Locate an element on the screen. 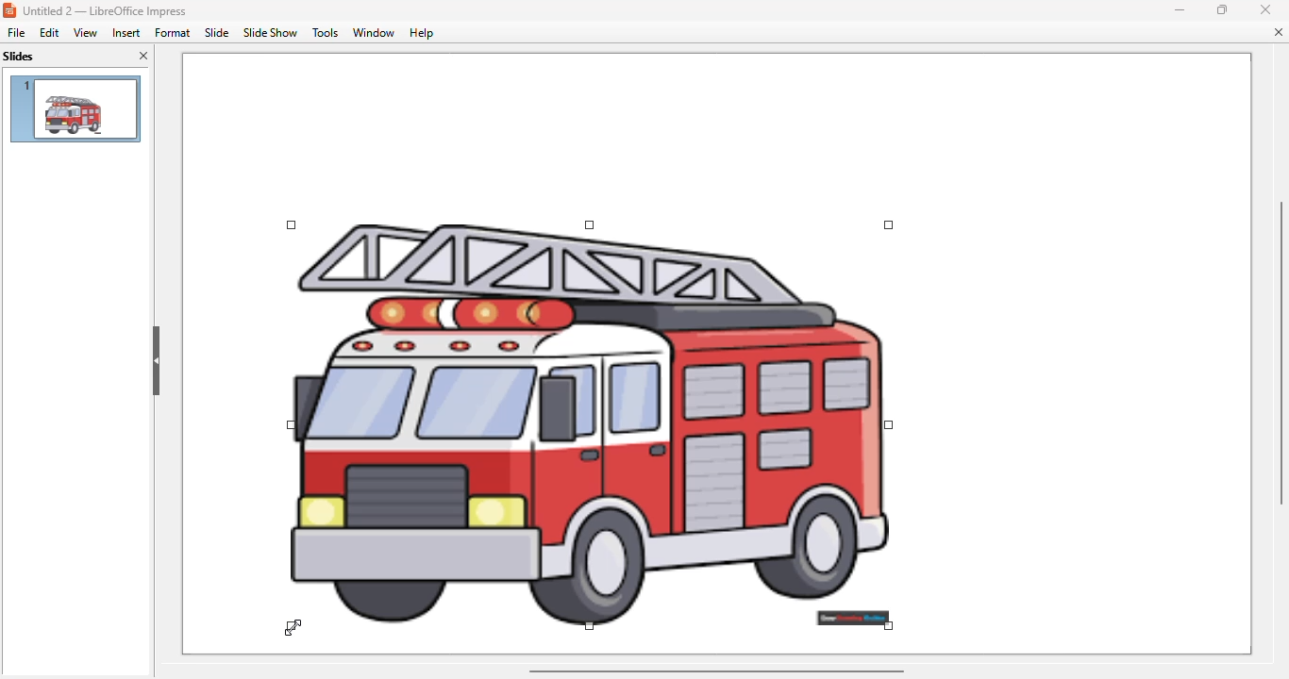 The height and width of the screenshot is (679, 1289). horizontal scroll bar is located at coordinates (716, 671).